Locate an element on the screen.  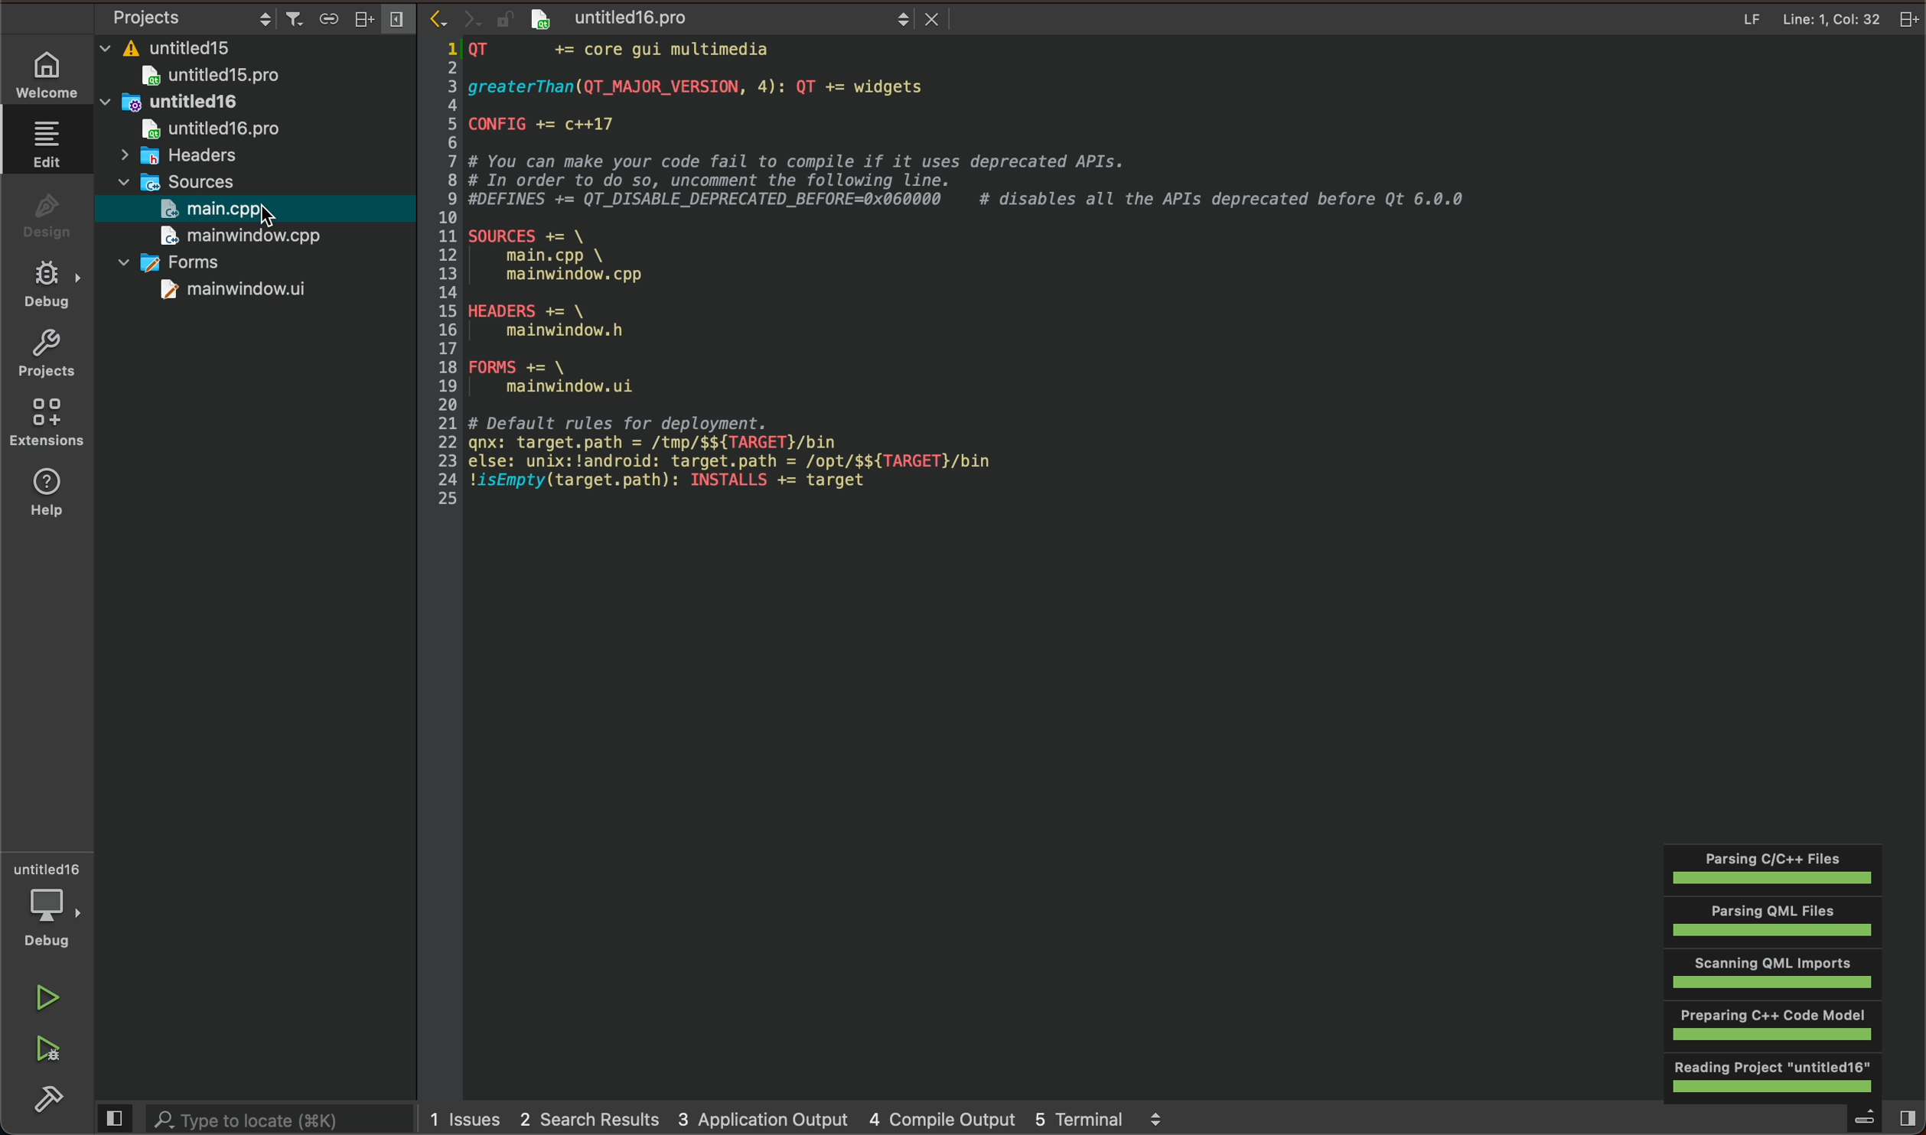
headers is located at coordinates (194, 157).